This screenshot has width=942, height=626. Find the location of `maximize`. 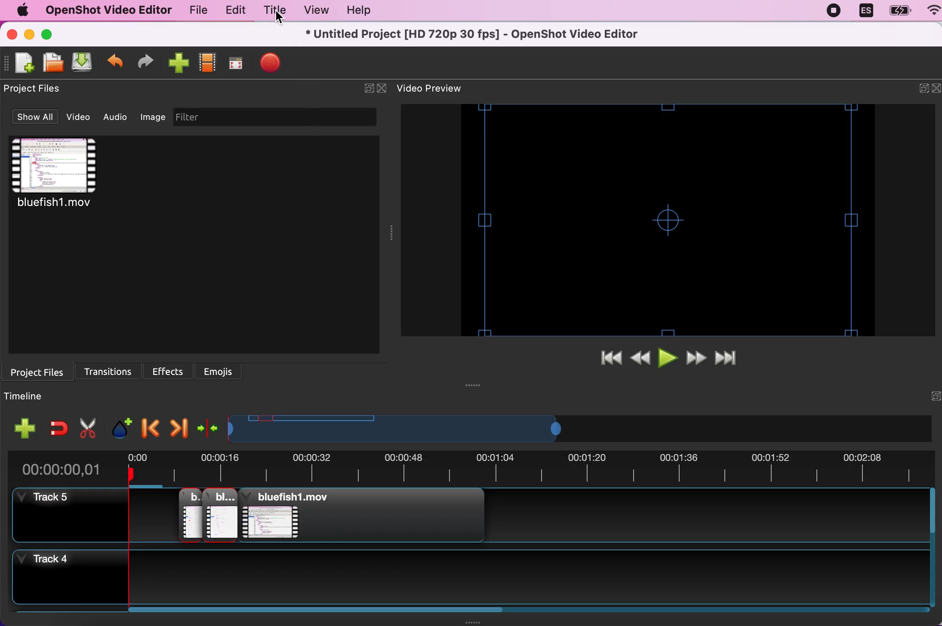

maximize is located at coordinates (52, 34).